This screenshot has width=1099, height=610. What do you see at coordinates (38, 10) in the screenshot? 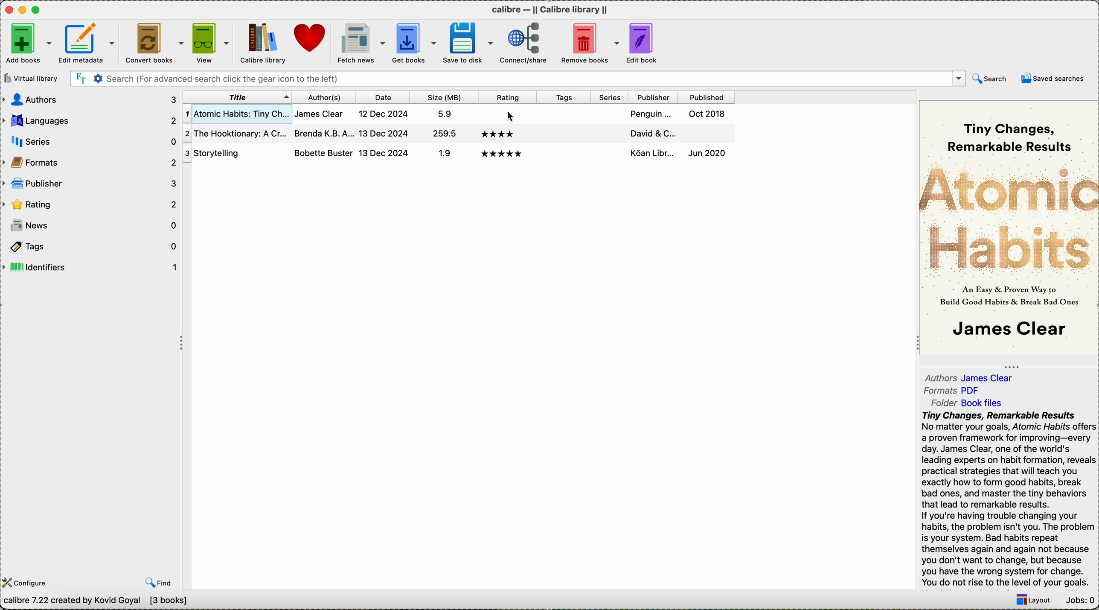
I see `maximize` at bounding box center [38, 10].